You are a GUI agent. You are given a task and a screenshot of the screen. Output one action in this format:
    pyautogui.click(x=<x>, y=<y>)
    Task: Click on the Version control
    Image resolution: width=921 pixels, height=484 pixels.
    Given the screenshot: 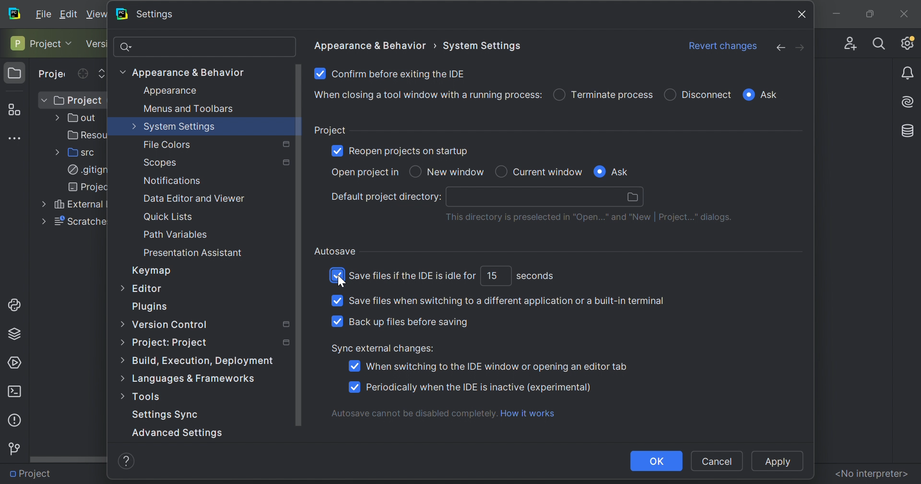 What is the action you would take?
    pyautogui.click(x=13, y=449)
    